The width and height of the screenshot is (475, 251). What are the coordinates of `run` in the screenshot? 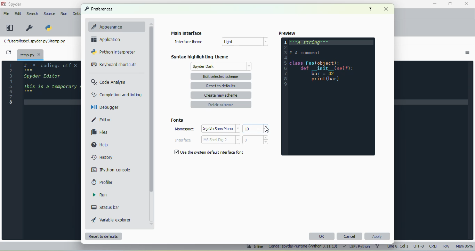 It's located at (65, 14).